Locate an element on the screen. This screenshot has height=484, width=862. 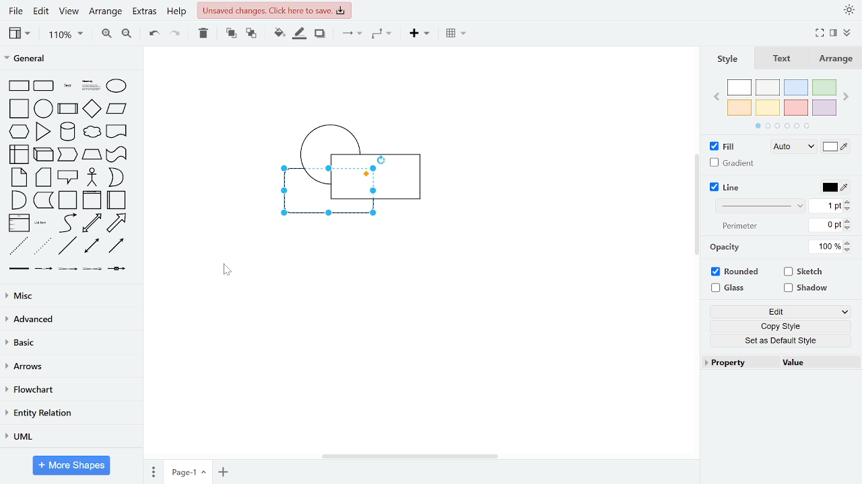
style is located at coordinates (729, 60).